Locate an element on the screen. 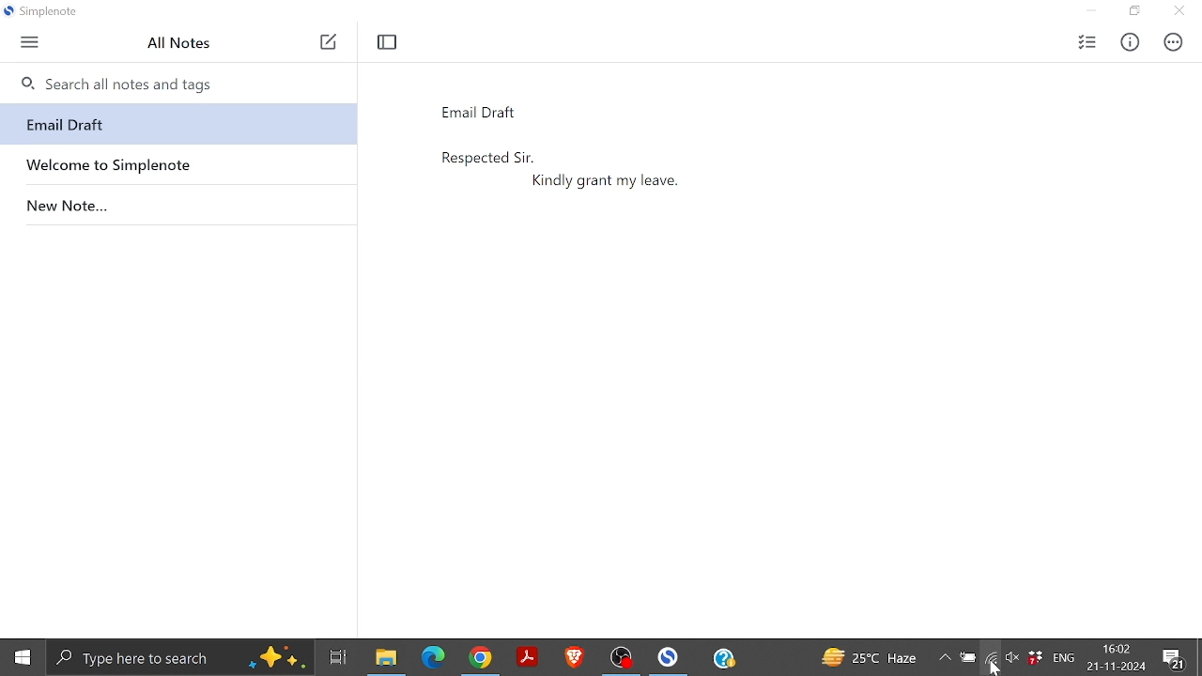 The width and height of the screenshot is (1202, 676). help is located at coordinates (724, 658).